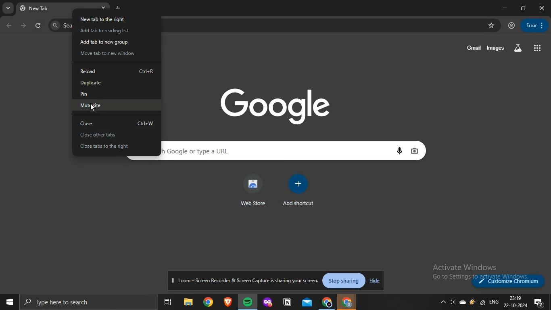 The image size is (551, 310). I want to click on outlook, so click(308, 302).